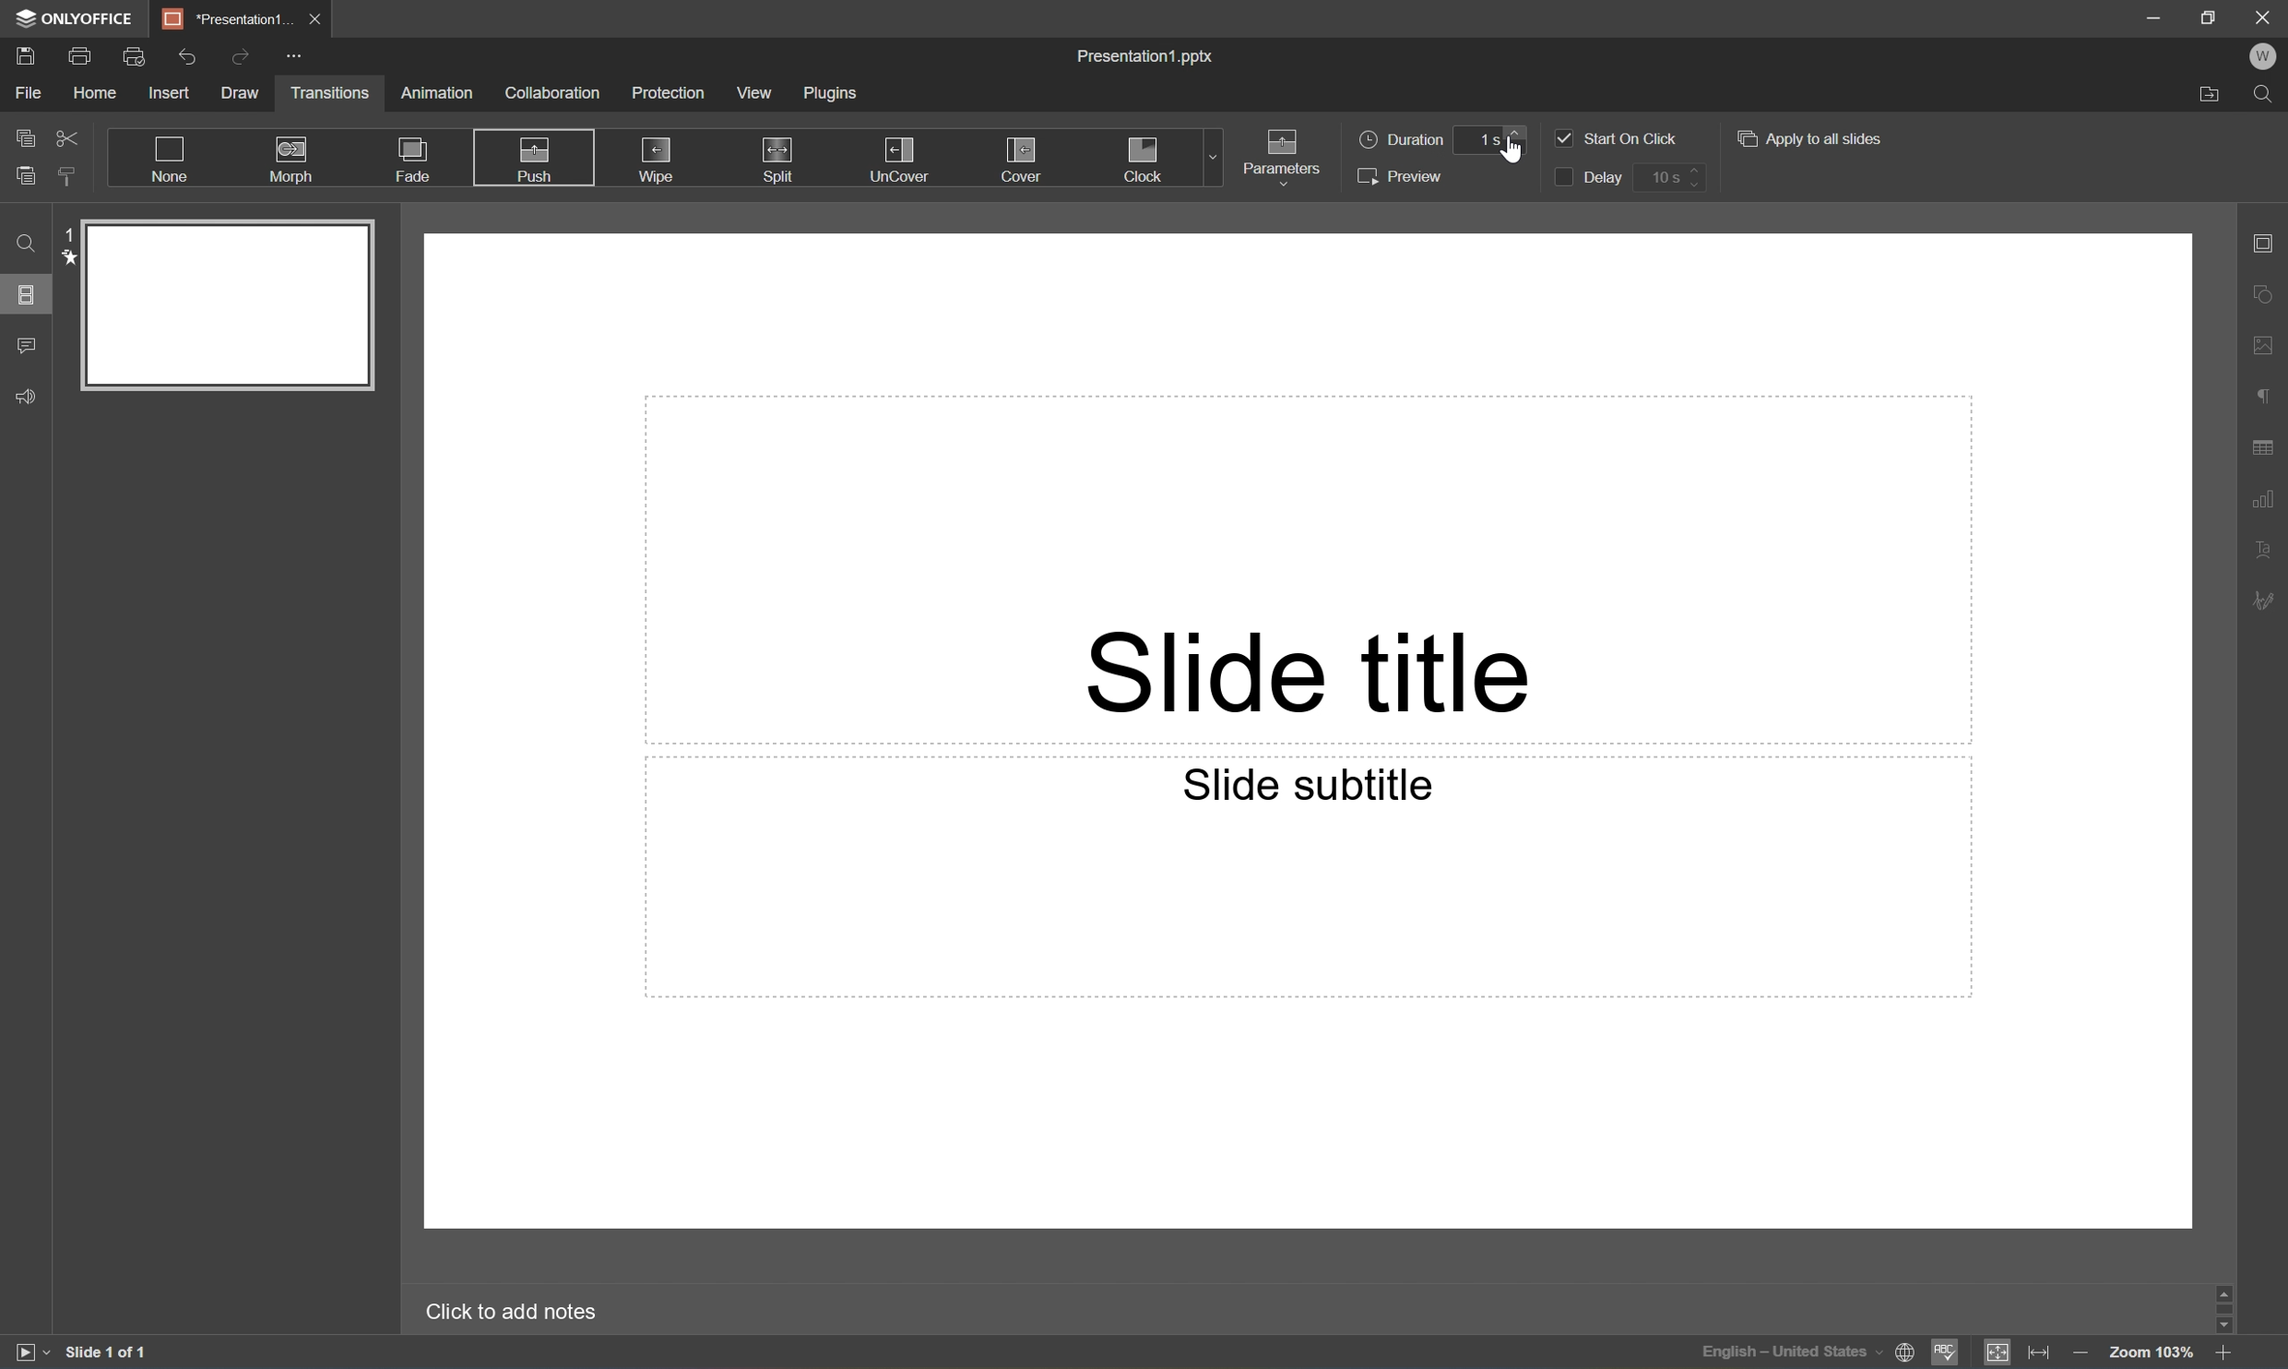 The height and width of the screenshot is (1369, 2288). I want to click on ONLYOFFICE, so click(82, 18).